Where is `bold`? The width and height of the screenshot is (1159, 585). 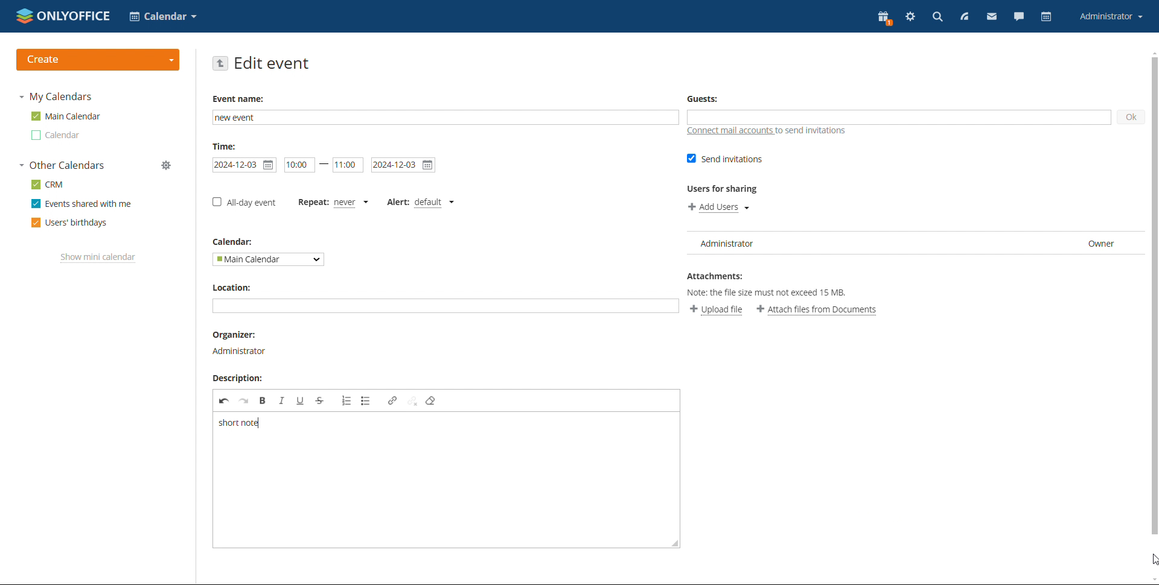
bold is located at coordinates (263, 400).